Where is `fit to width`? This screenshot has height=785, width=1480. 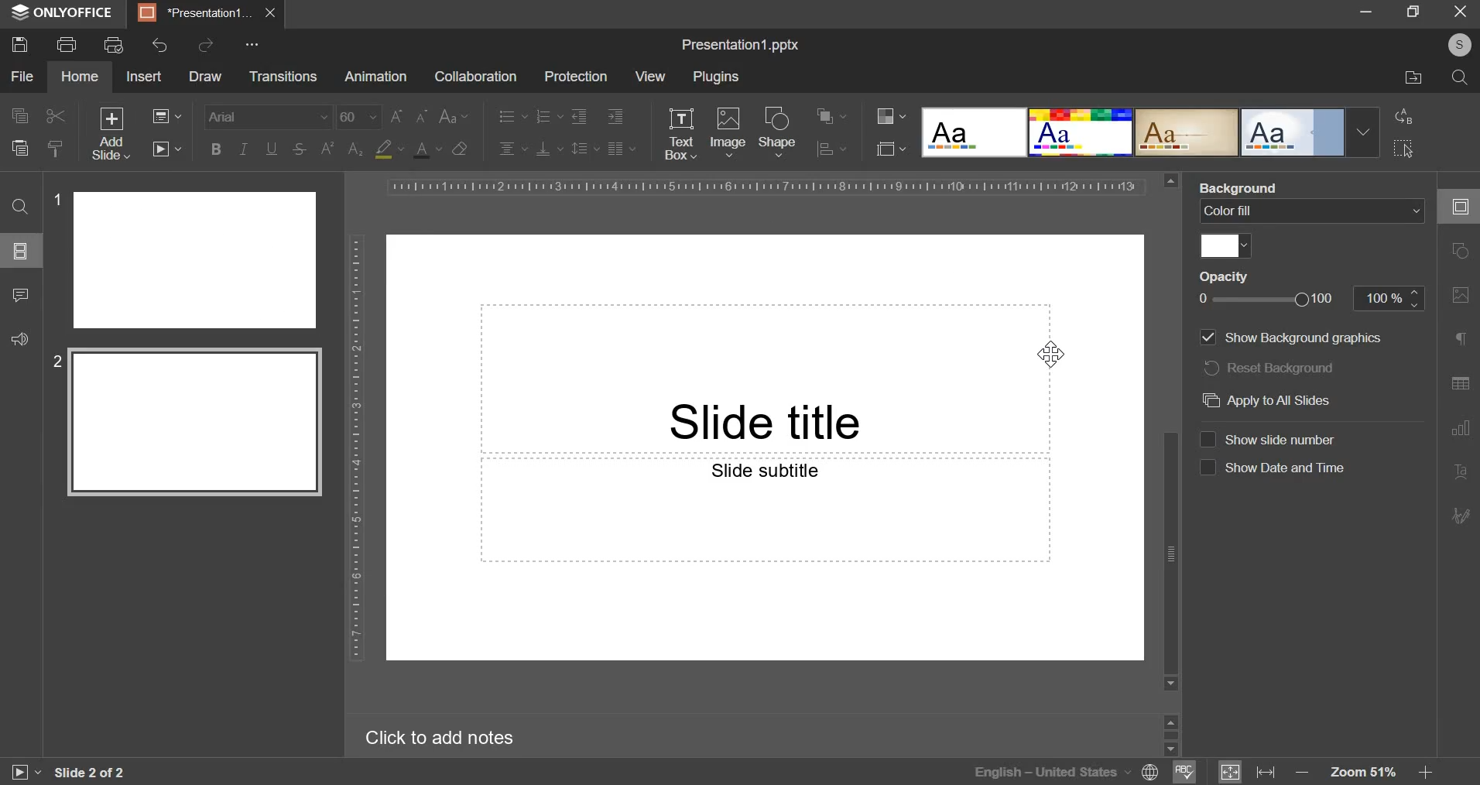
fit to width is located at coordinates (1268, 771).